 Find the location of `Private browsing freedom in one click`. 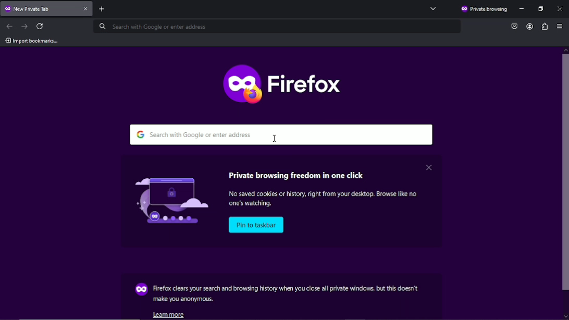

Private browsing freedom in one click is located at coordinates (298, 174).